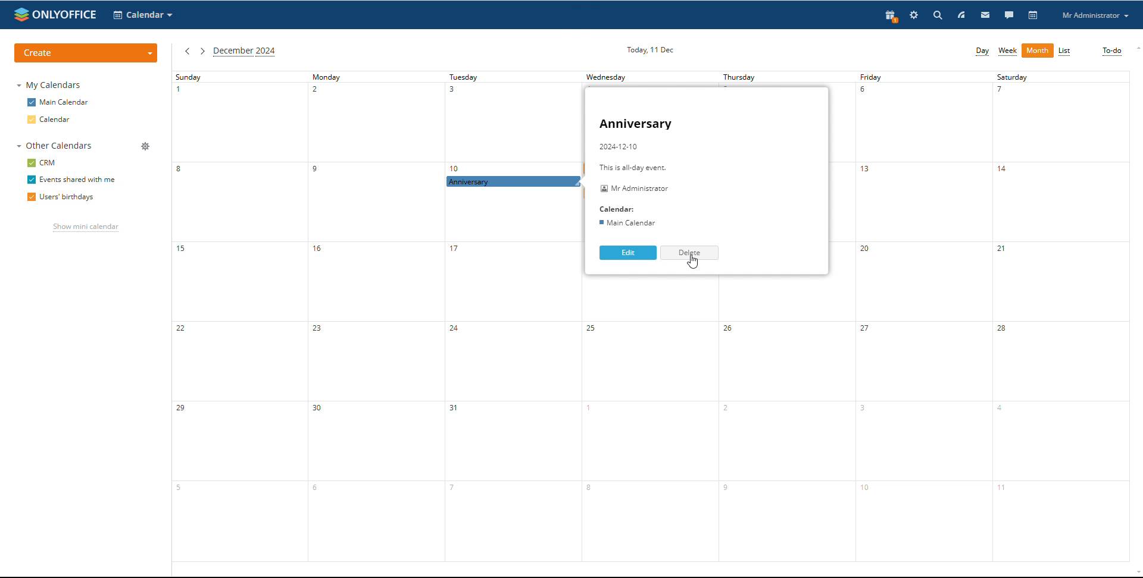 The width and height of the screenshot is (1143, 578). Describe the element at coordinates (1064, 51) in the screenshot. I see `list view` at that location.